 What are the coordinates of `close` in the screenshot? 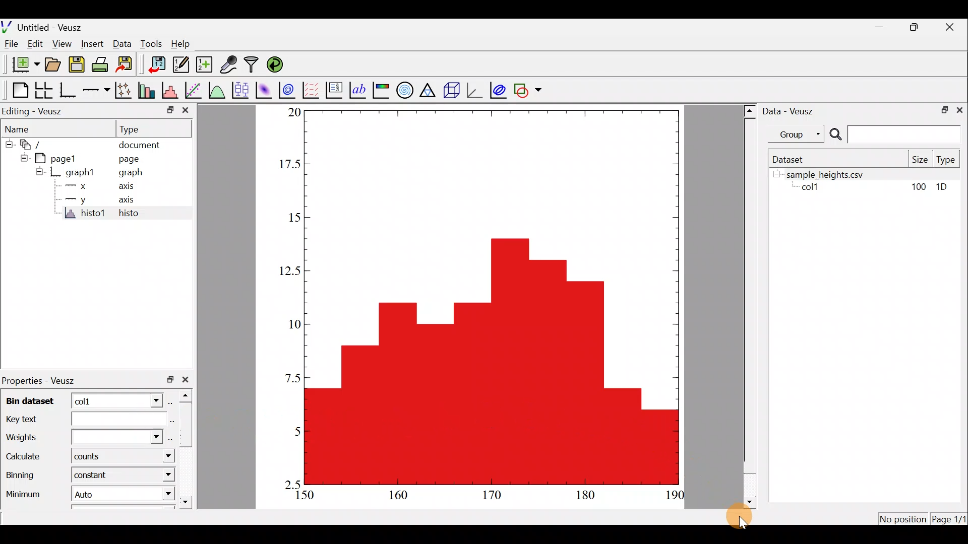 It's located at (950, 29).